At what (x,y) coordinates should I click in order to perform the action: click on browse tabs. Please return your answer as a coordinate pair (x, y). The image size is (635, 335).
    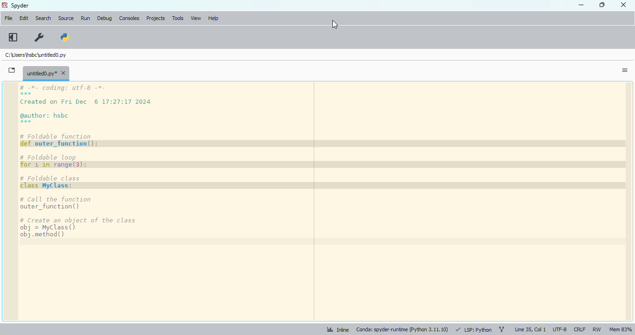
    Looking at the image, I should click on (12, 70).